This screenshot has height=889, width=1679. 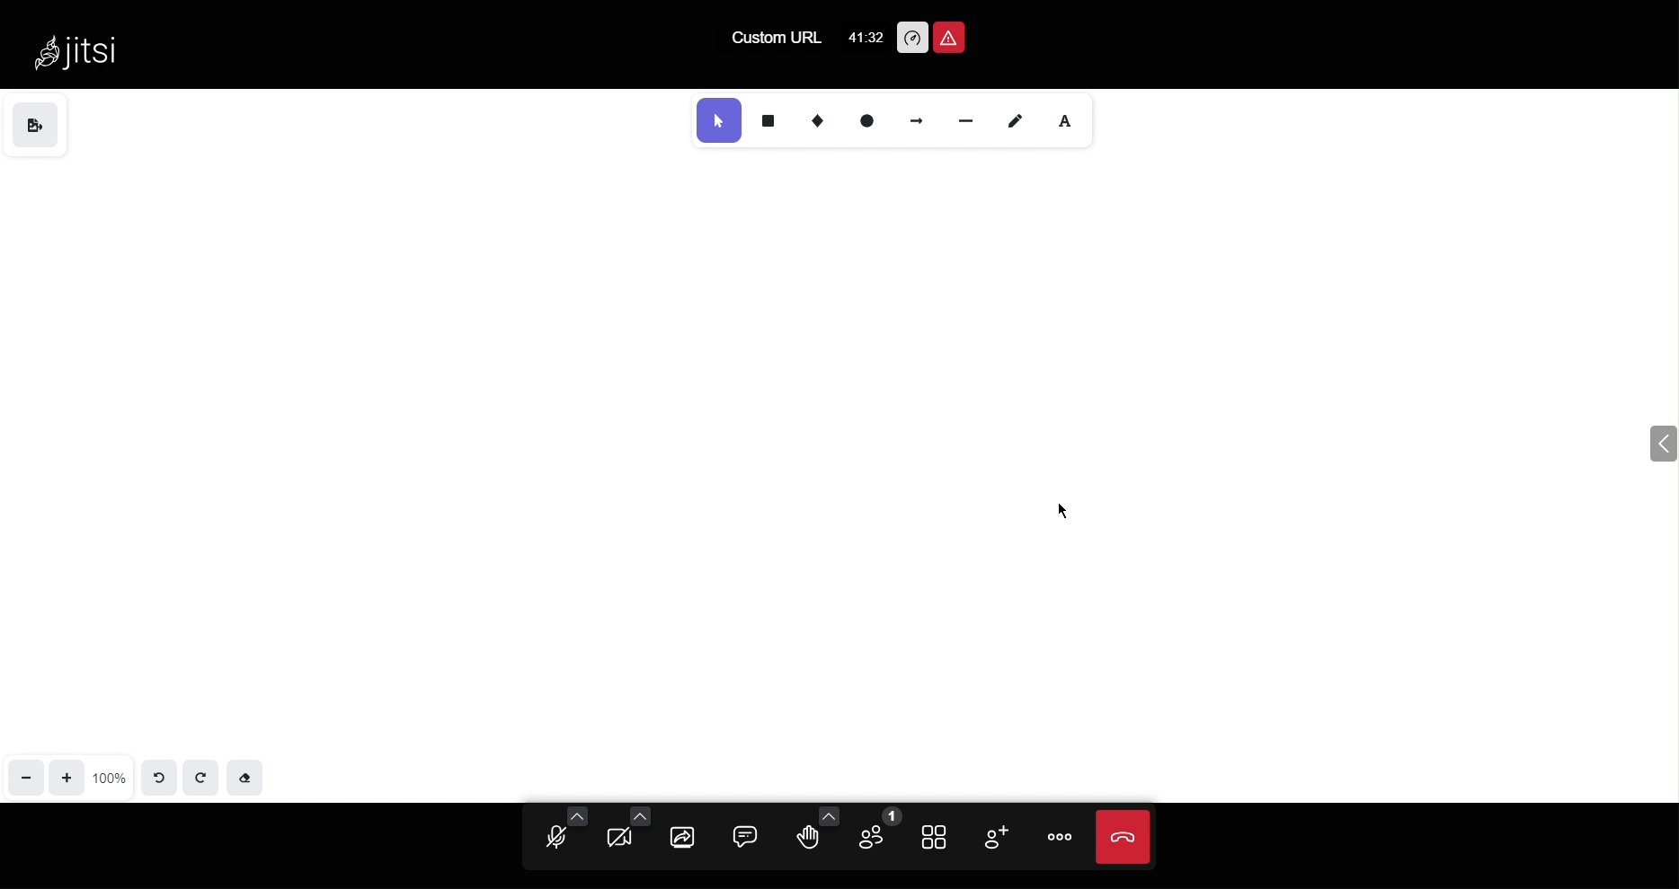 I want to click on Custom URL, so click(x=773, y=36).